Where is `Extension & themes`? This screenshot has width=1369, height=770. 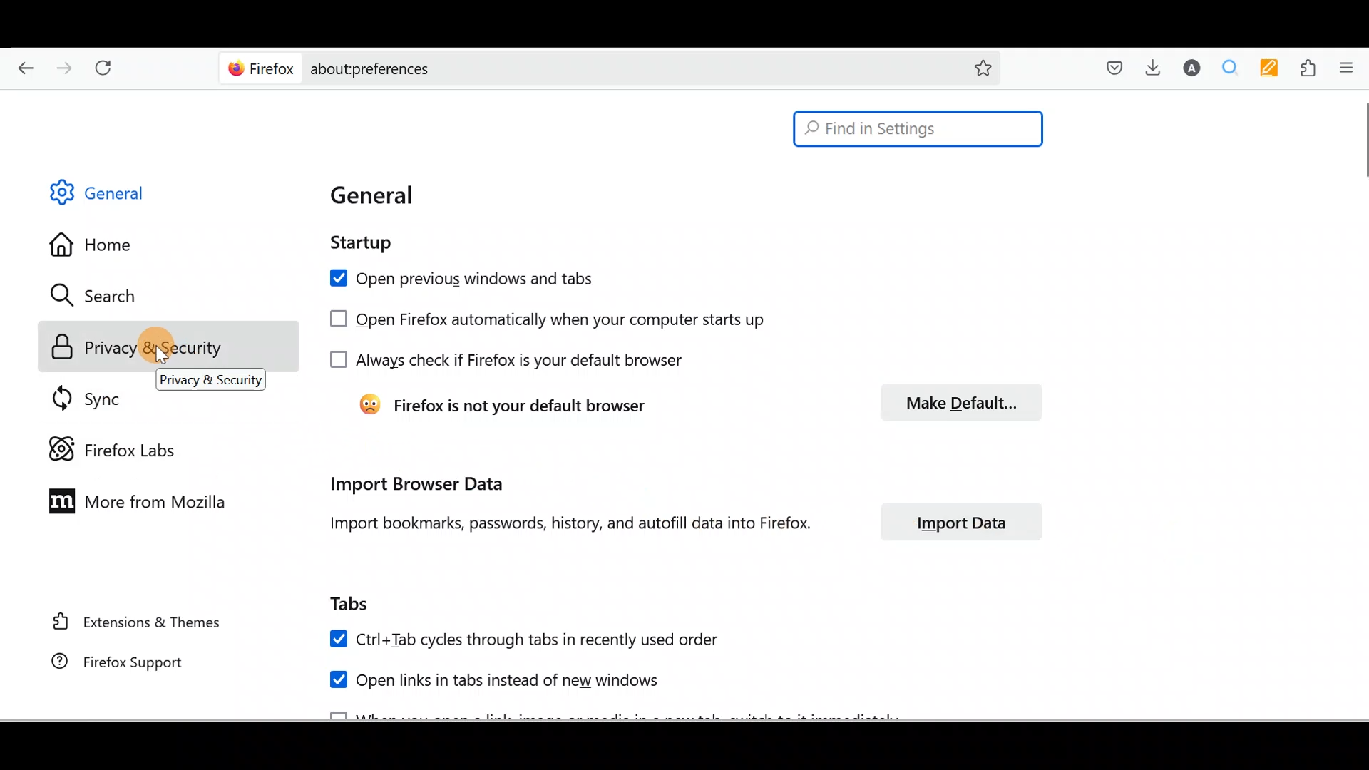
Extension & themes is located at coordinates (132, 626).